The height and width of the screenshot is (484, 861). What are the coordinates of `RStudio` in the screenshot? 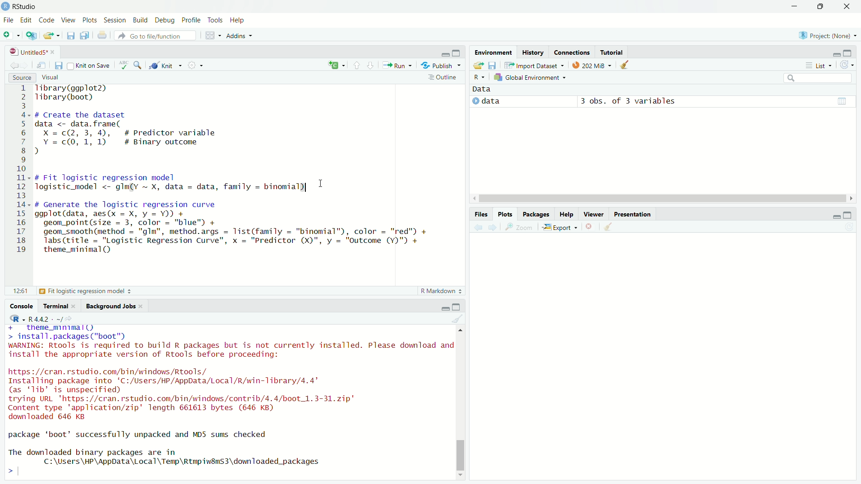 It's located at (19, 7).